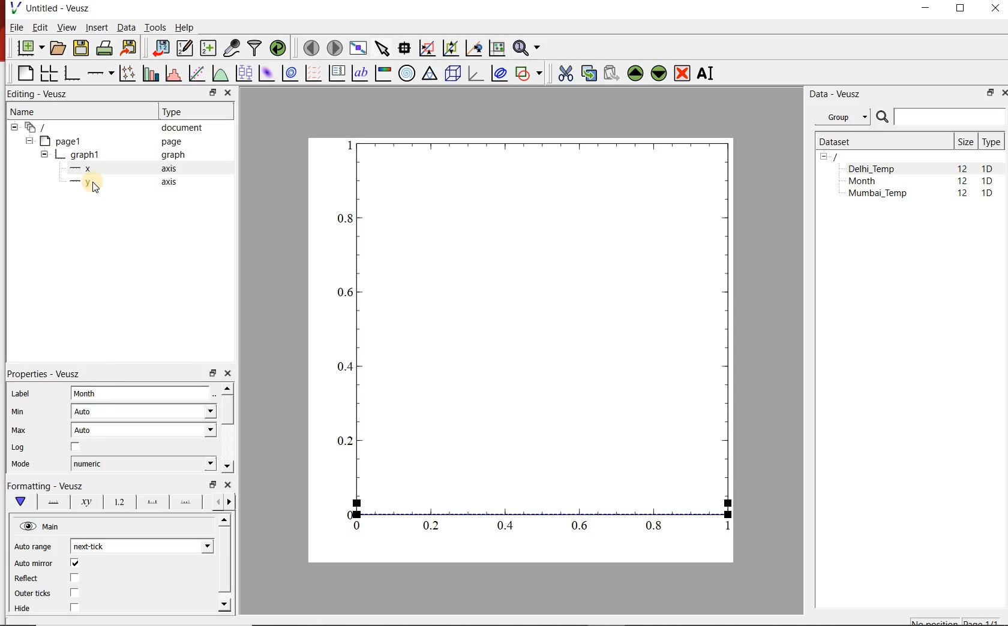 Image resolution: width=1008 pixels, height=626 pixels. I want to click on Properties - Veusz, so click(41, 374).